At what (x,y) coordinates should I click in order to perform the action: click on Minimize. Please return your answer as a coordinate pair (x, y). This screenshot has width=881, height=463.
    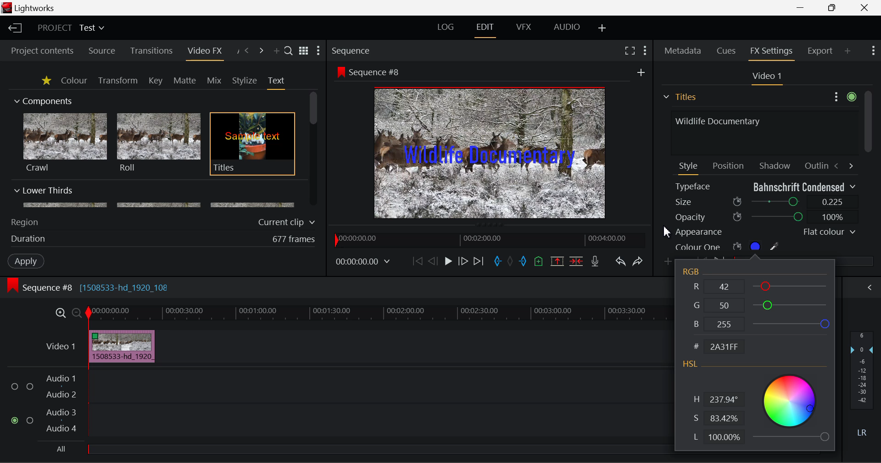
    Looking at the image, I should click on (834, 7).